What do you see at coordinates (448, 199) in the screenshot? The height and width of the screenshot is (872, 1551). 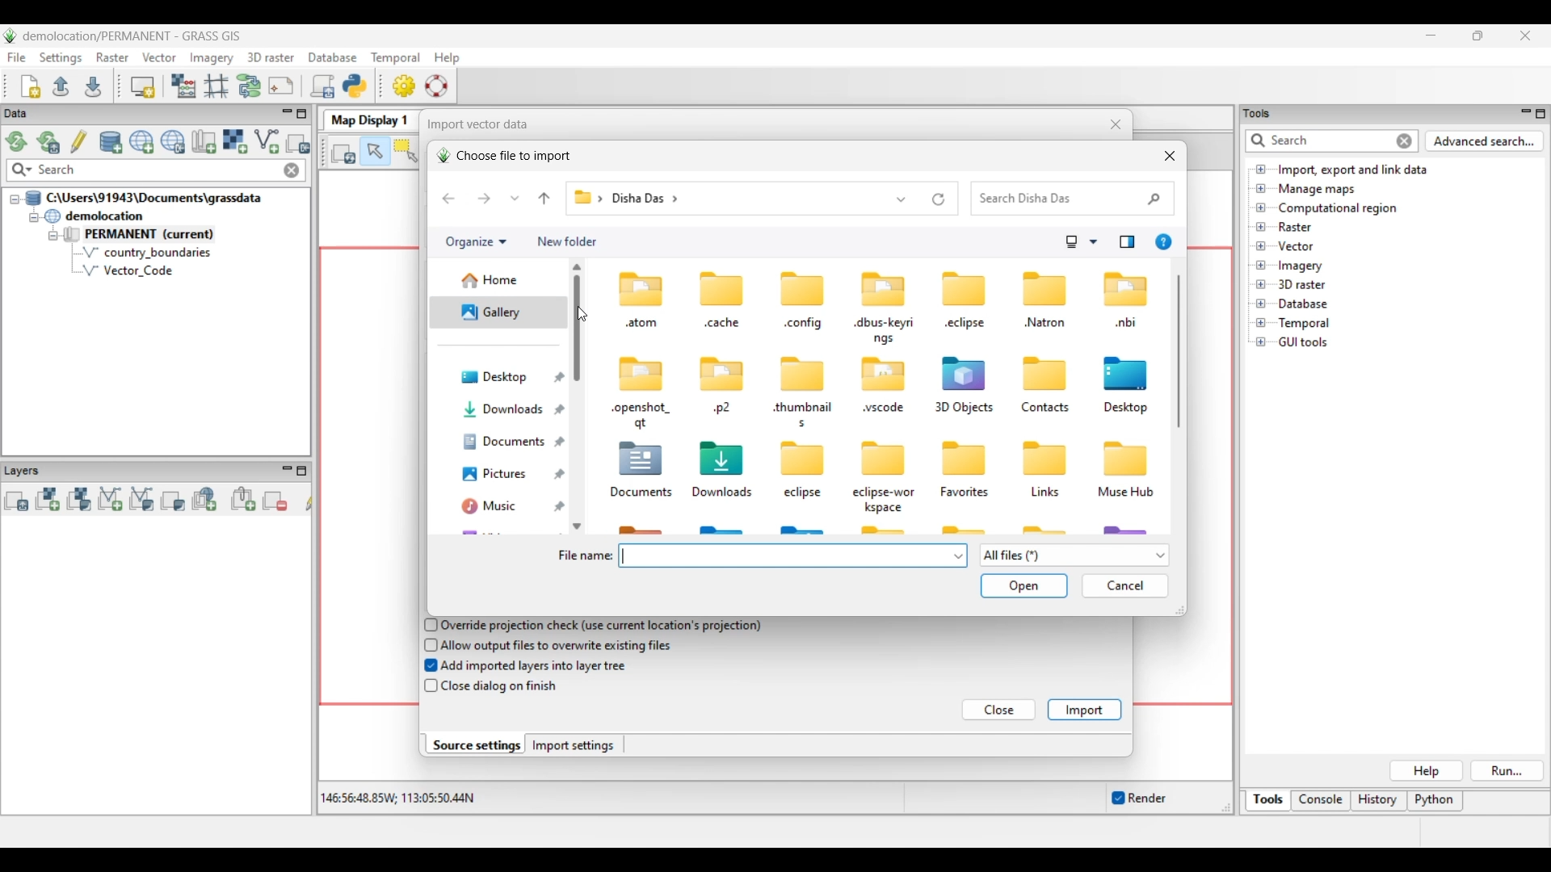 I see `Go back` at bounding box center [448, 199].